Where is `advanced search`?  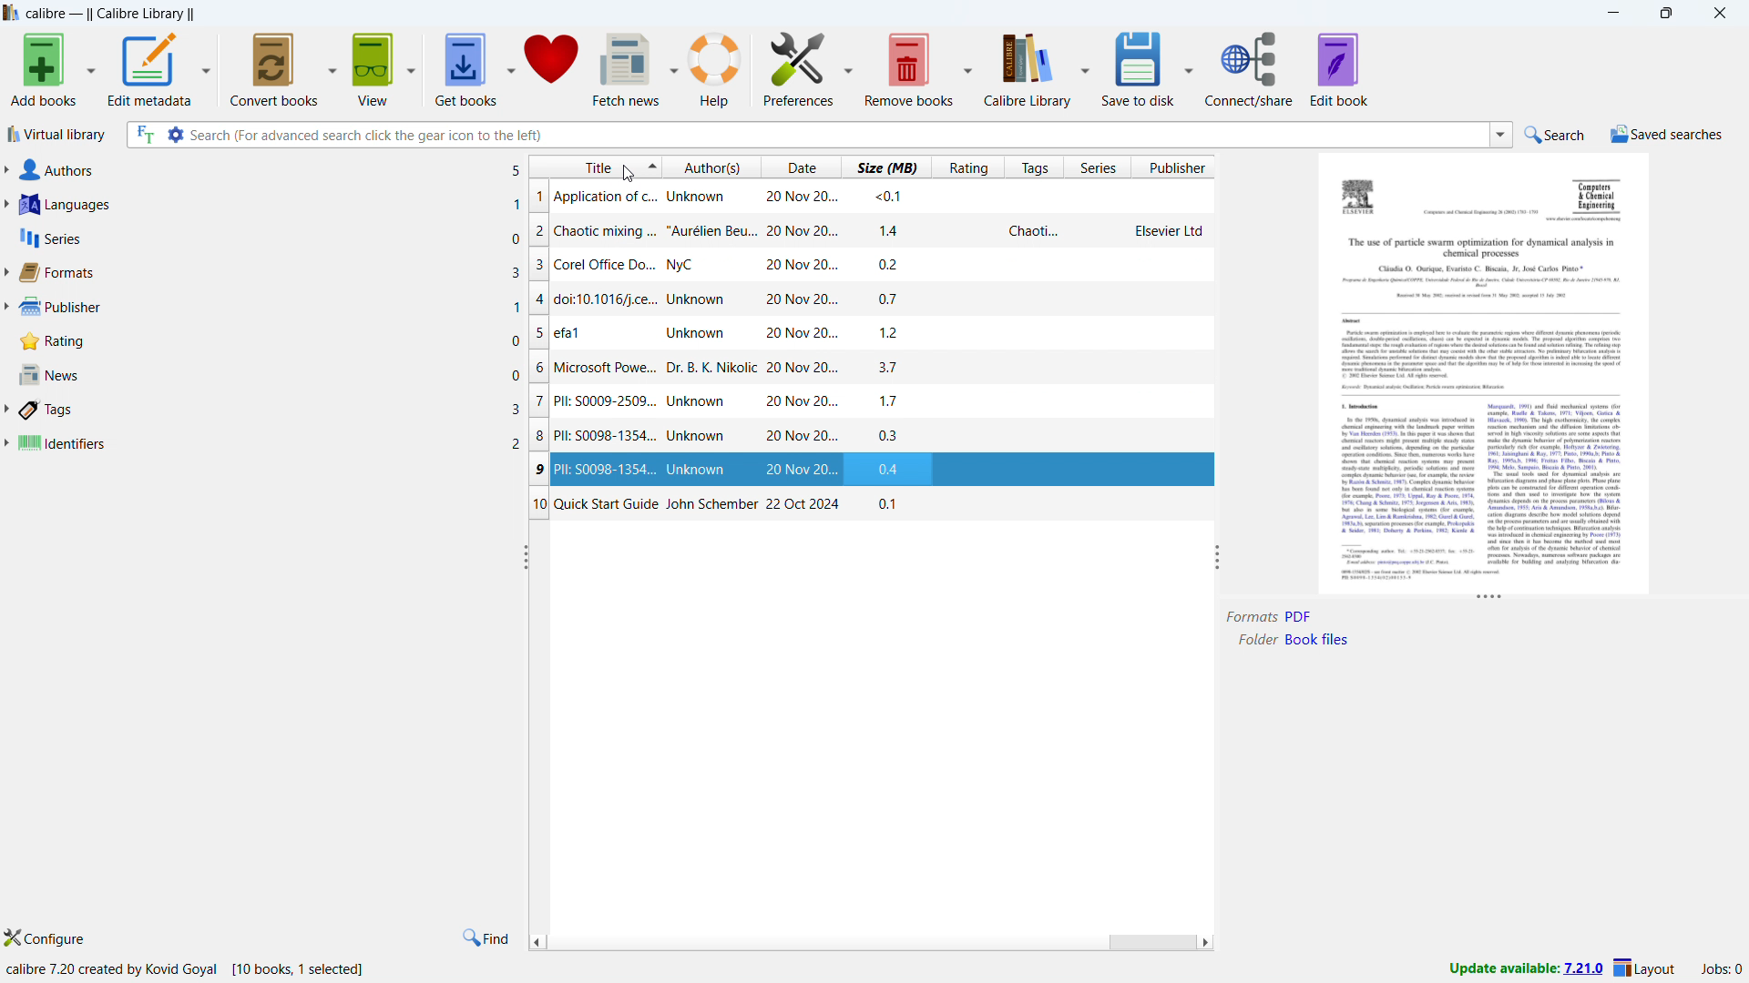 advanced search is located at coordinates (176, 135).